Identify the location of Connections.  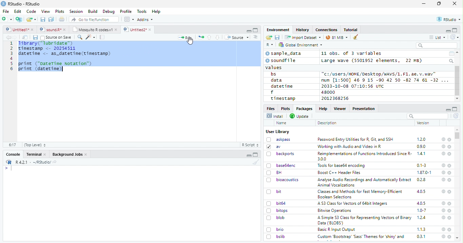
(326, 30).